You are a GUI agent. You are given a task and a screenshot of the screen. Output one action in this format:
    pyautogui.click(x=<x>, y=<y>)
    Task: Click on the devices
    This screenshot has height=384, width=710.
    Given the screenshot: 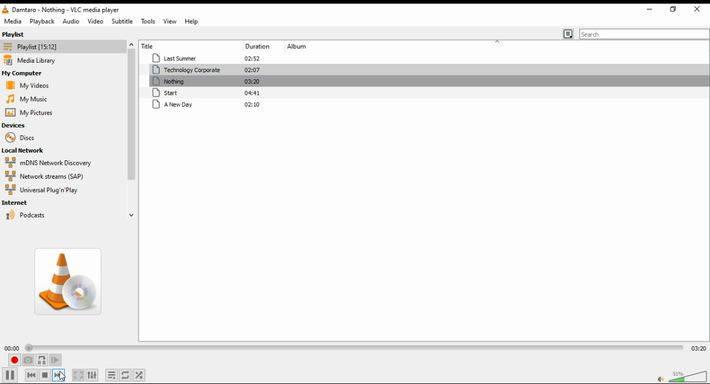 What is the action you would take?
    pyautogui.click(x=19, y=125)
    